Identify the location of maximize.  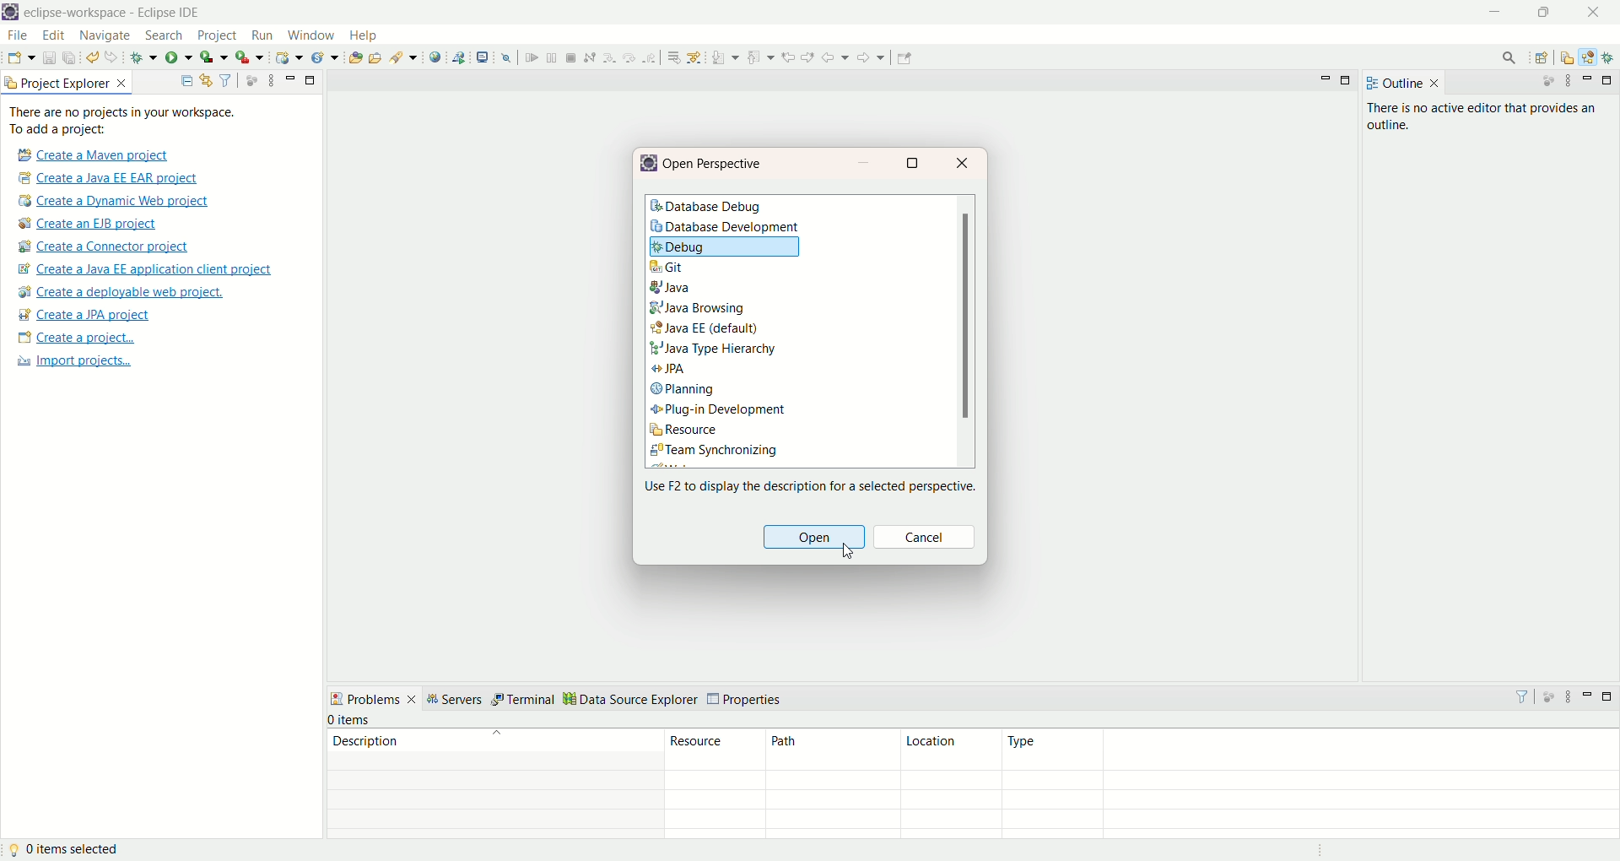
(1545, 14).